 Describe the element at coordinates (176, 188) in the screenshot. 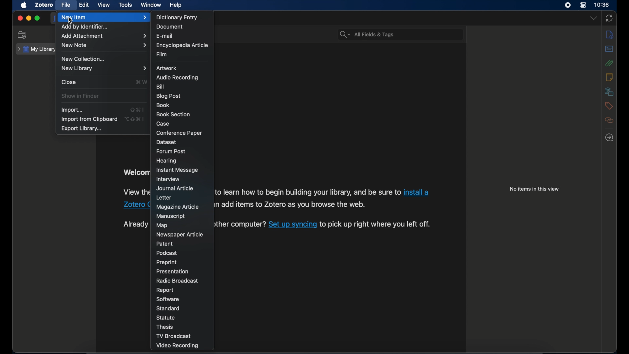

I see `journal article` at that location.